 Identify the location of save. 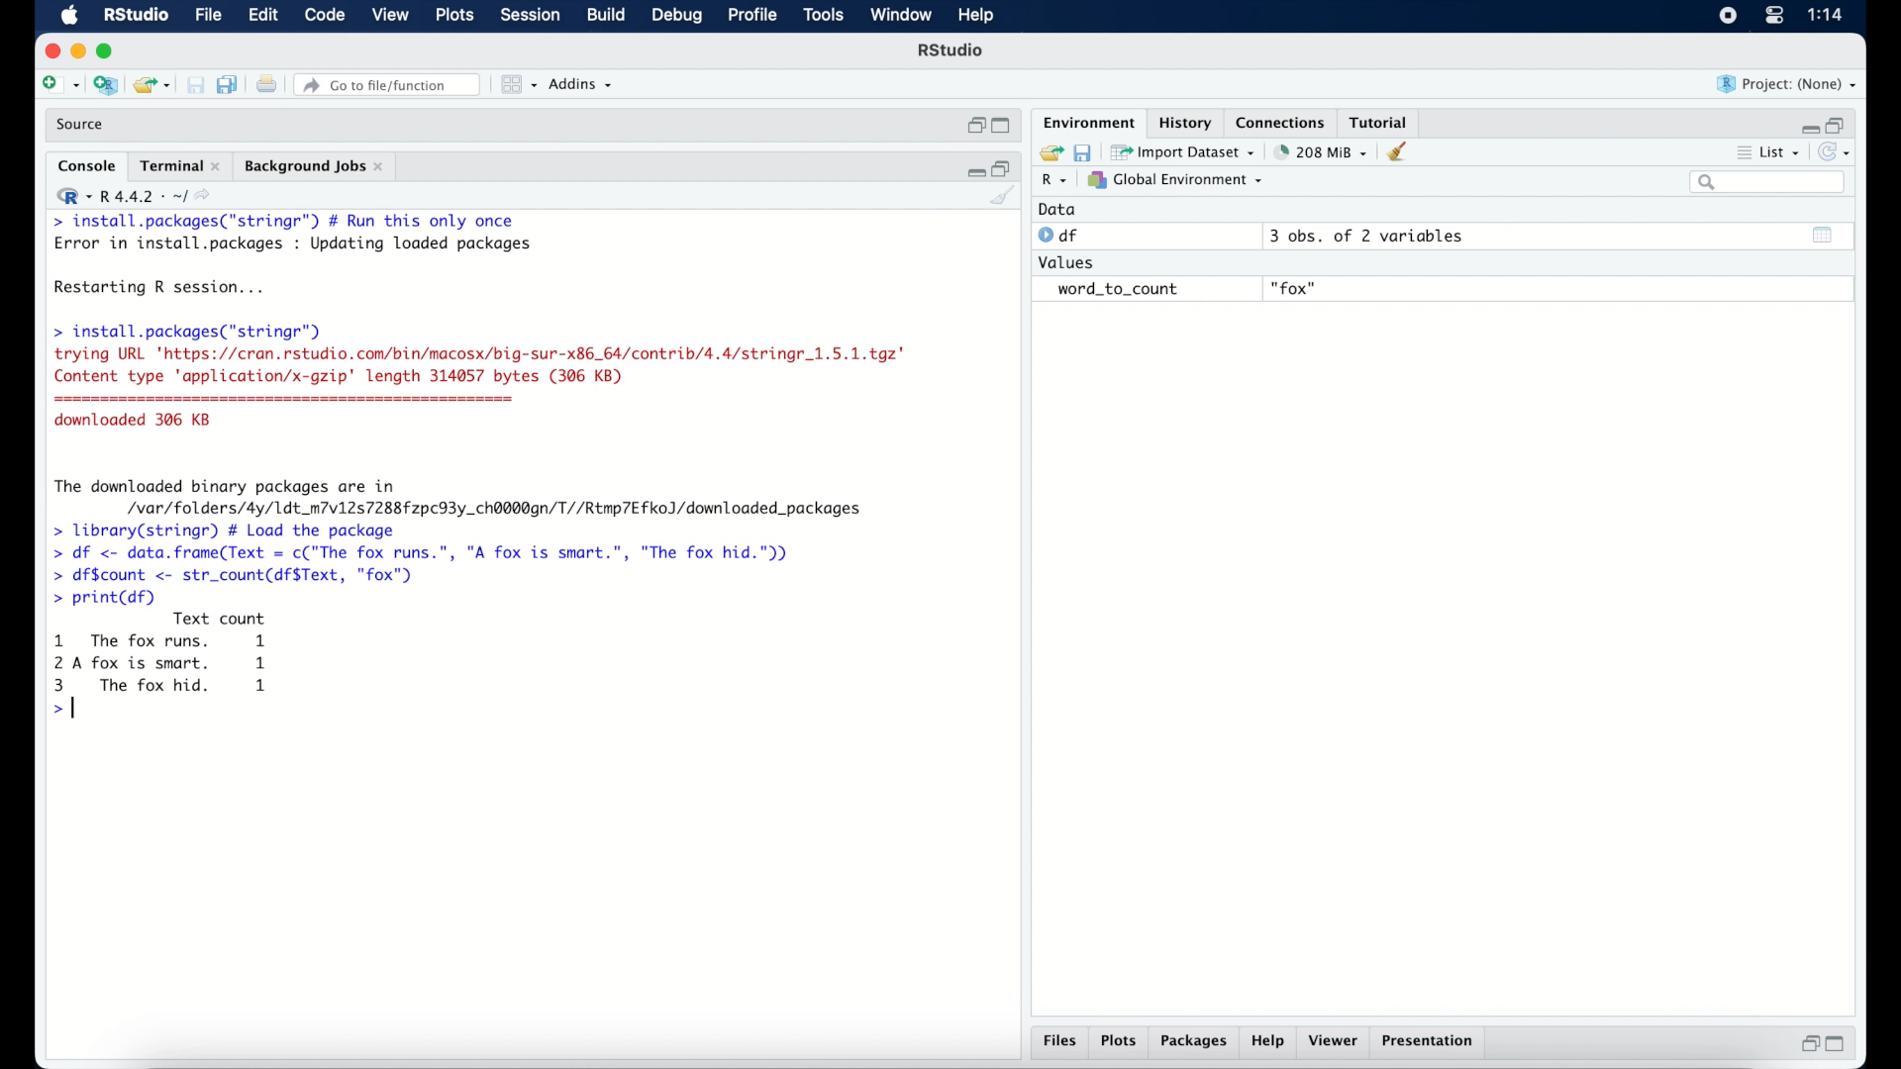
(198, 86).